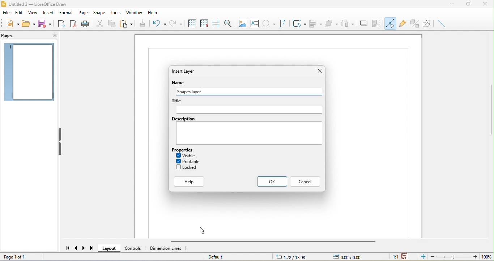  Describe the element at coordinates (408, 257) in the screenshot. I see `the document has not been modified since the last save` at that location.